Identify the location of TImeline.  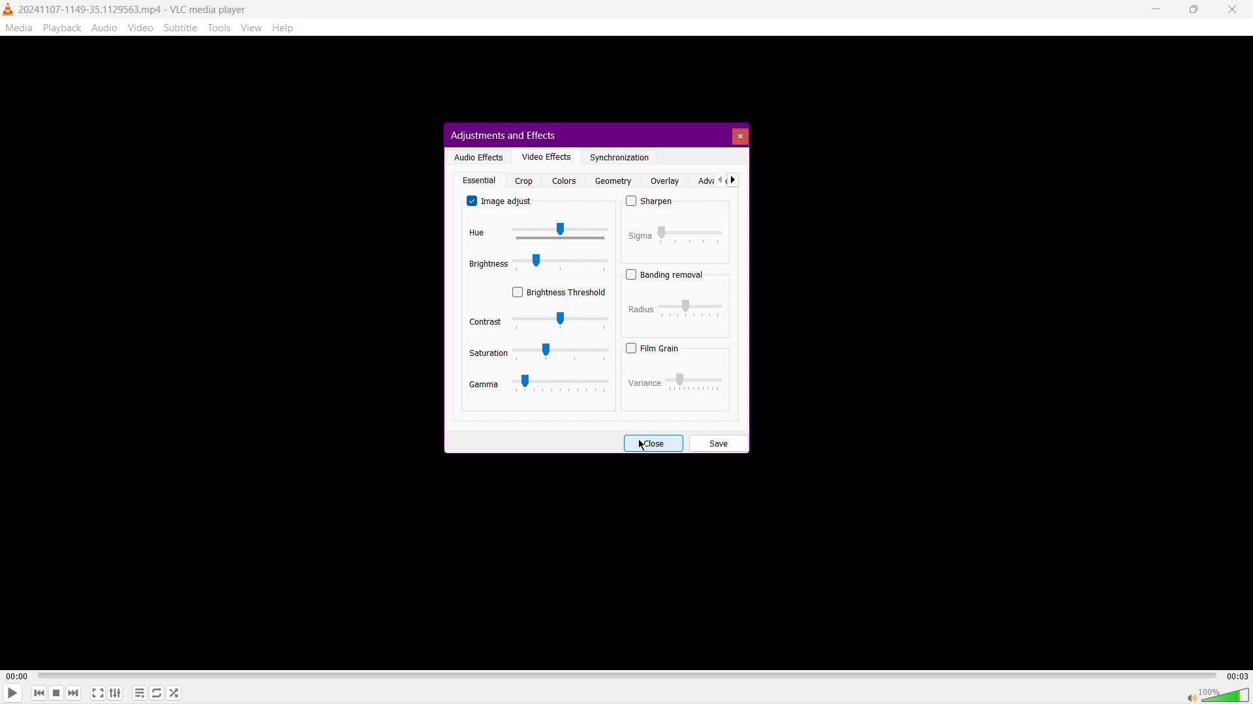
(628, 674).